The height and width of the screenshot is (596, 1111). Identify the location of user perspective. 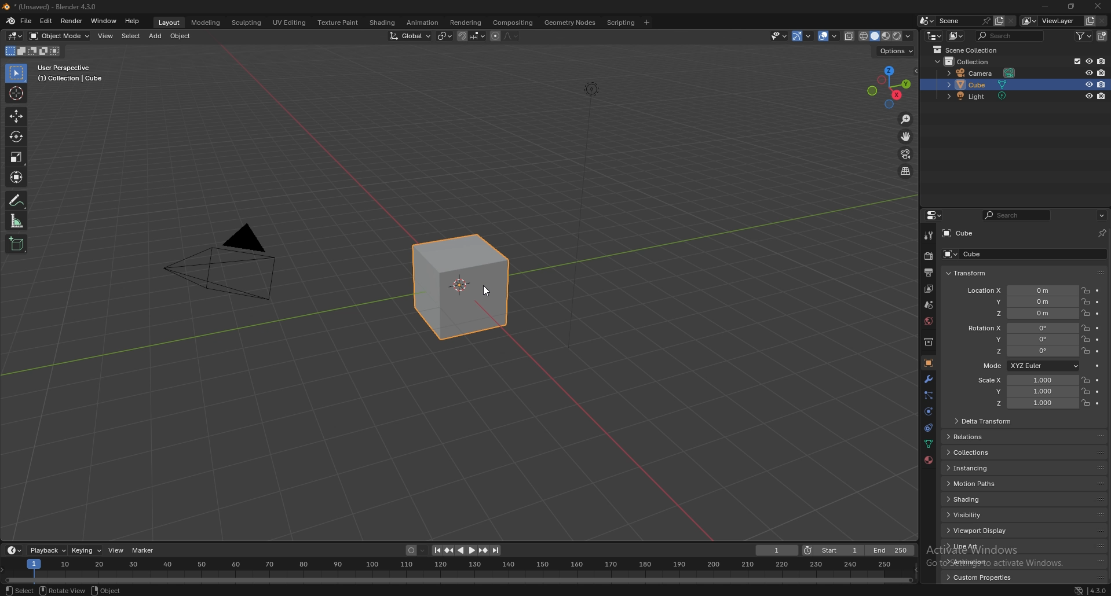
(73, 73).